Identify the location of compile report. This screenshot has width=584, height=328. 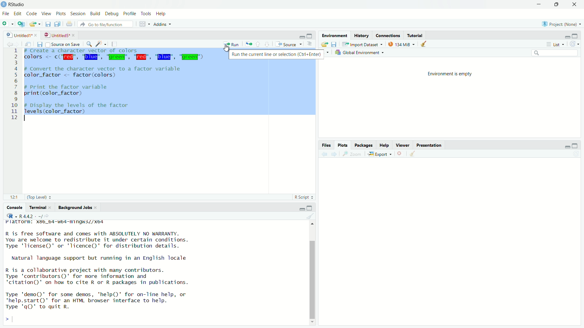
(116, 44).